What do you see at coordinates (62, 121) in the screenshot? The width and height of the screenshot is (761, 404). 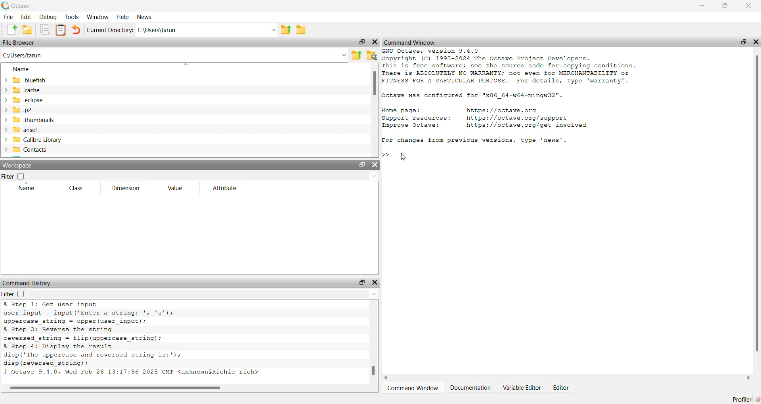 I see `.thumbnails` at bounding box center [62, 121].